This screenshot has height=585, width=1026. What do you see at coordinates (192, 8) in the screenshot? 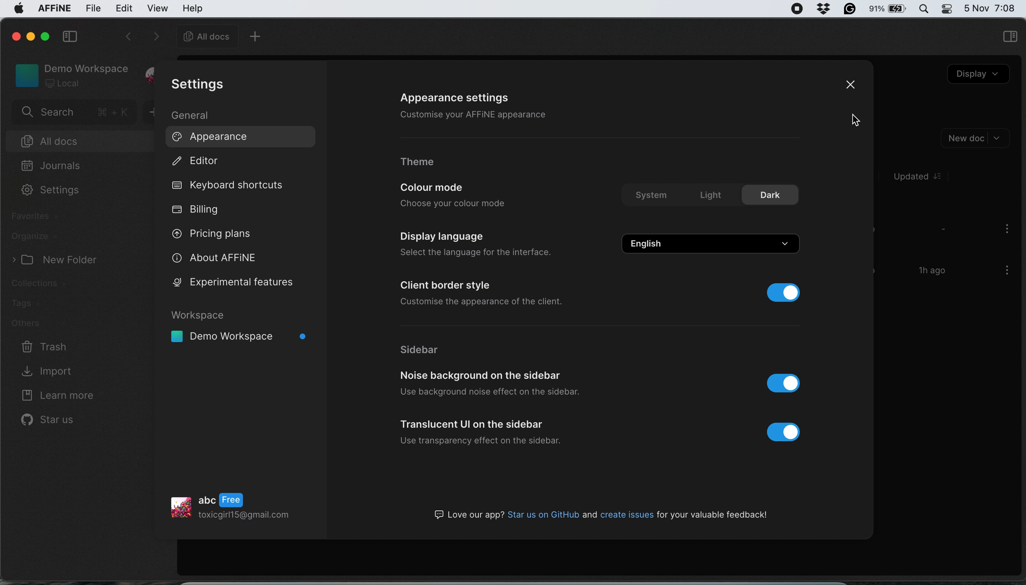
I see `help` at bounding box center [192, 8].